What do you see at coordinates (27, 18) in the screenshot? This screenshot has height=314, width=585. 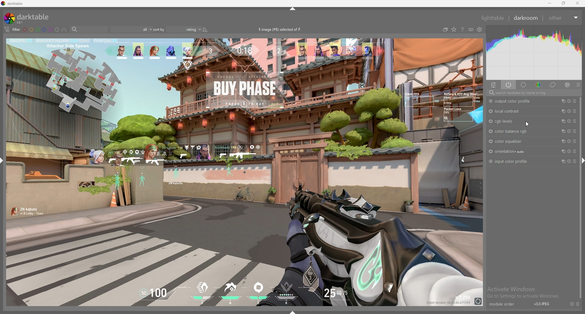 I see `darktable` at bounding box center [27, 18].